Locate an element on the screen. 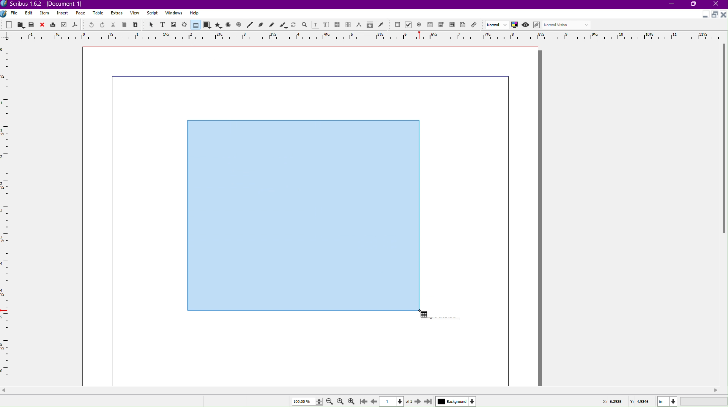 This screenshot has width=728, height=407. Extras is located at coordinates (117, 13).